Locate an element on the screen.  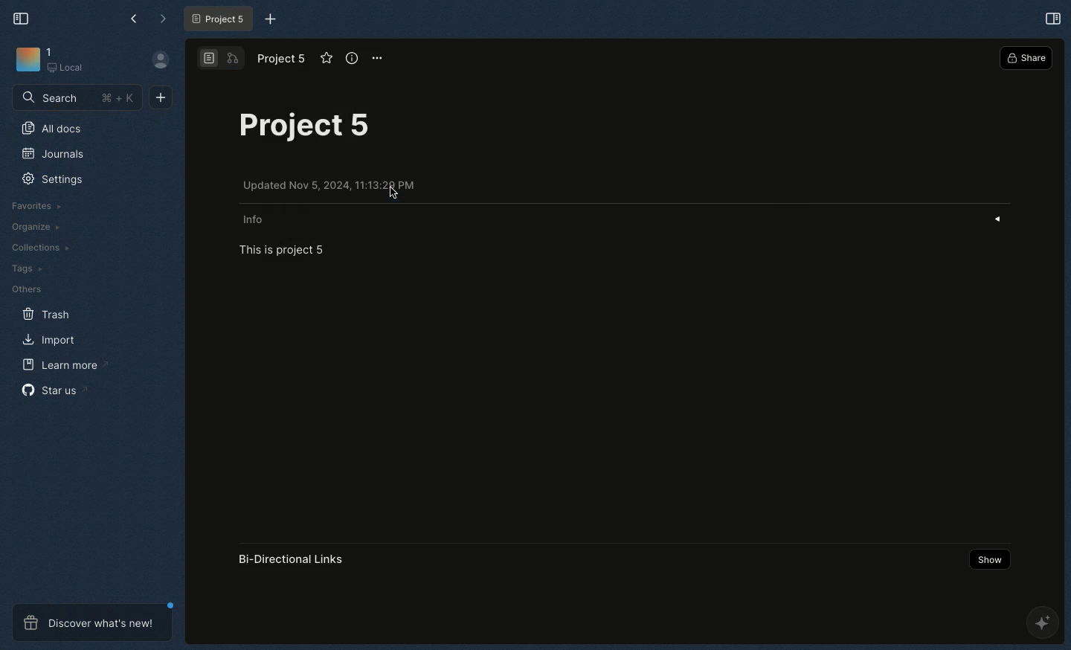
Star us is located at coordinates (50, 390).